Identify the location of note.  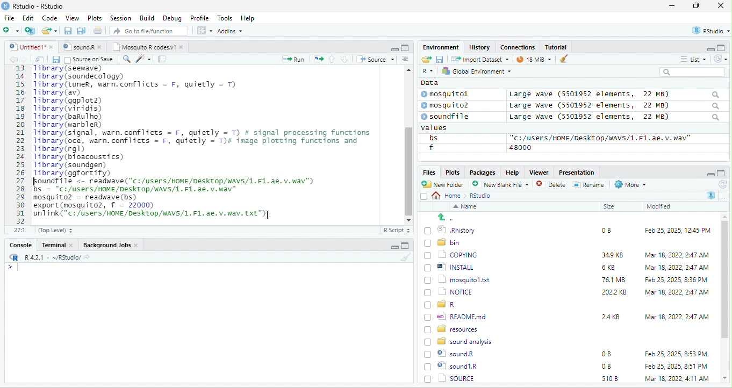
(162, 59).